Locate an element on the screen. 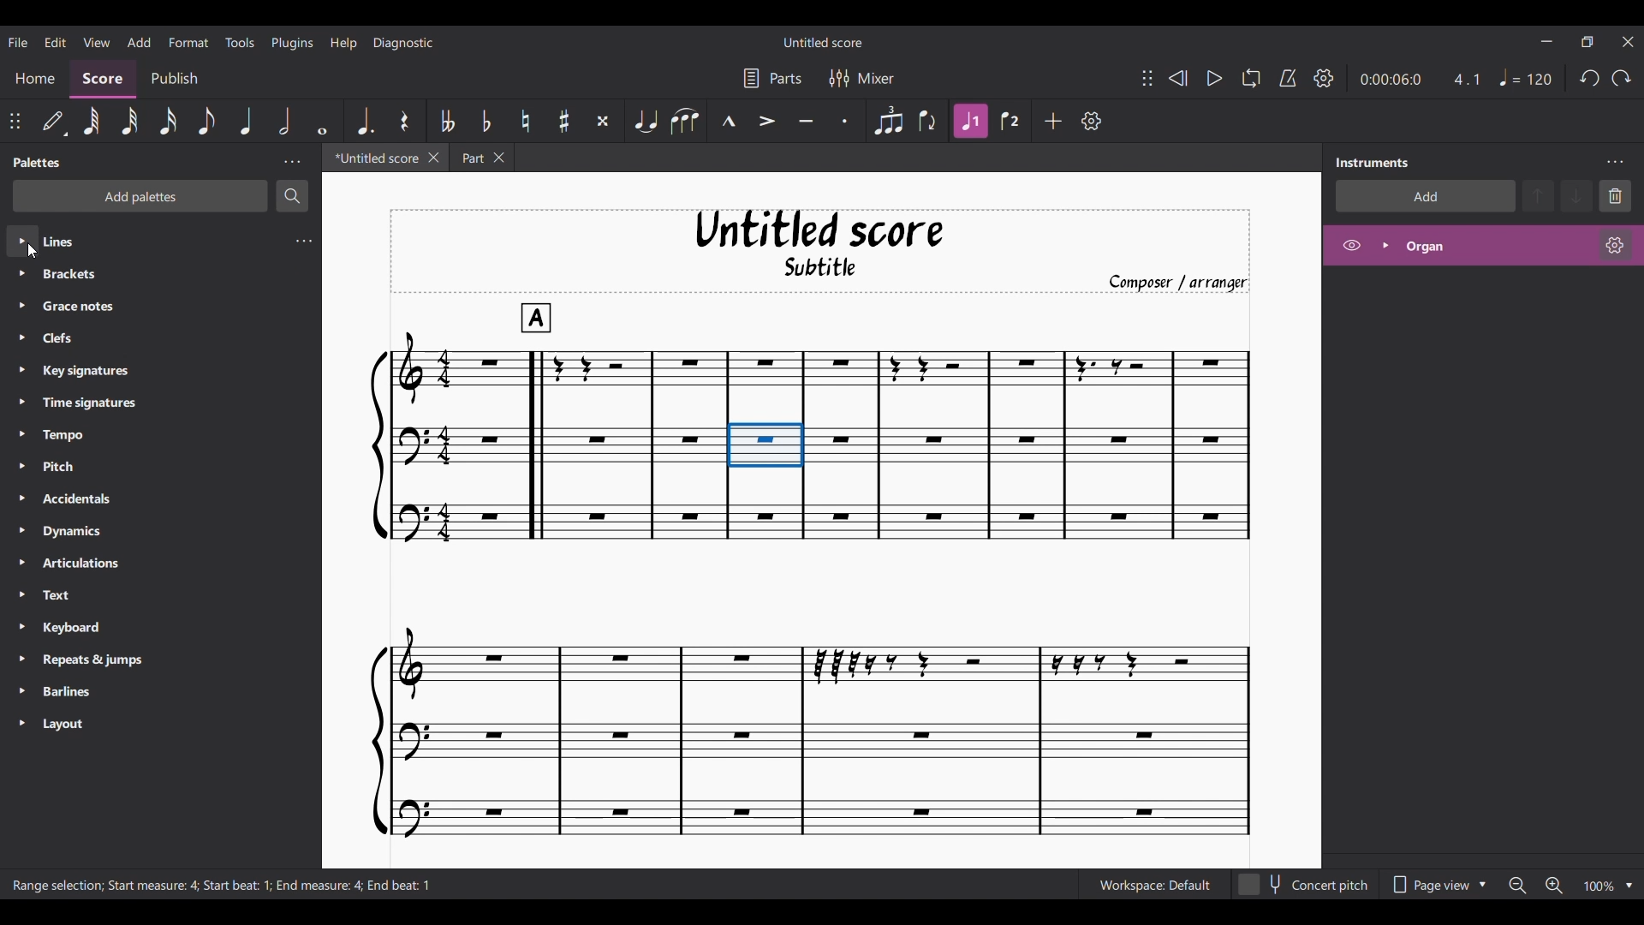 Image resolution: width=1644 pixels, height=925 pixels. Toggle for Concert pitch is located at coordinates (1304, 886).